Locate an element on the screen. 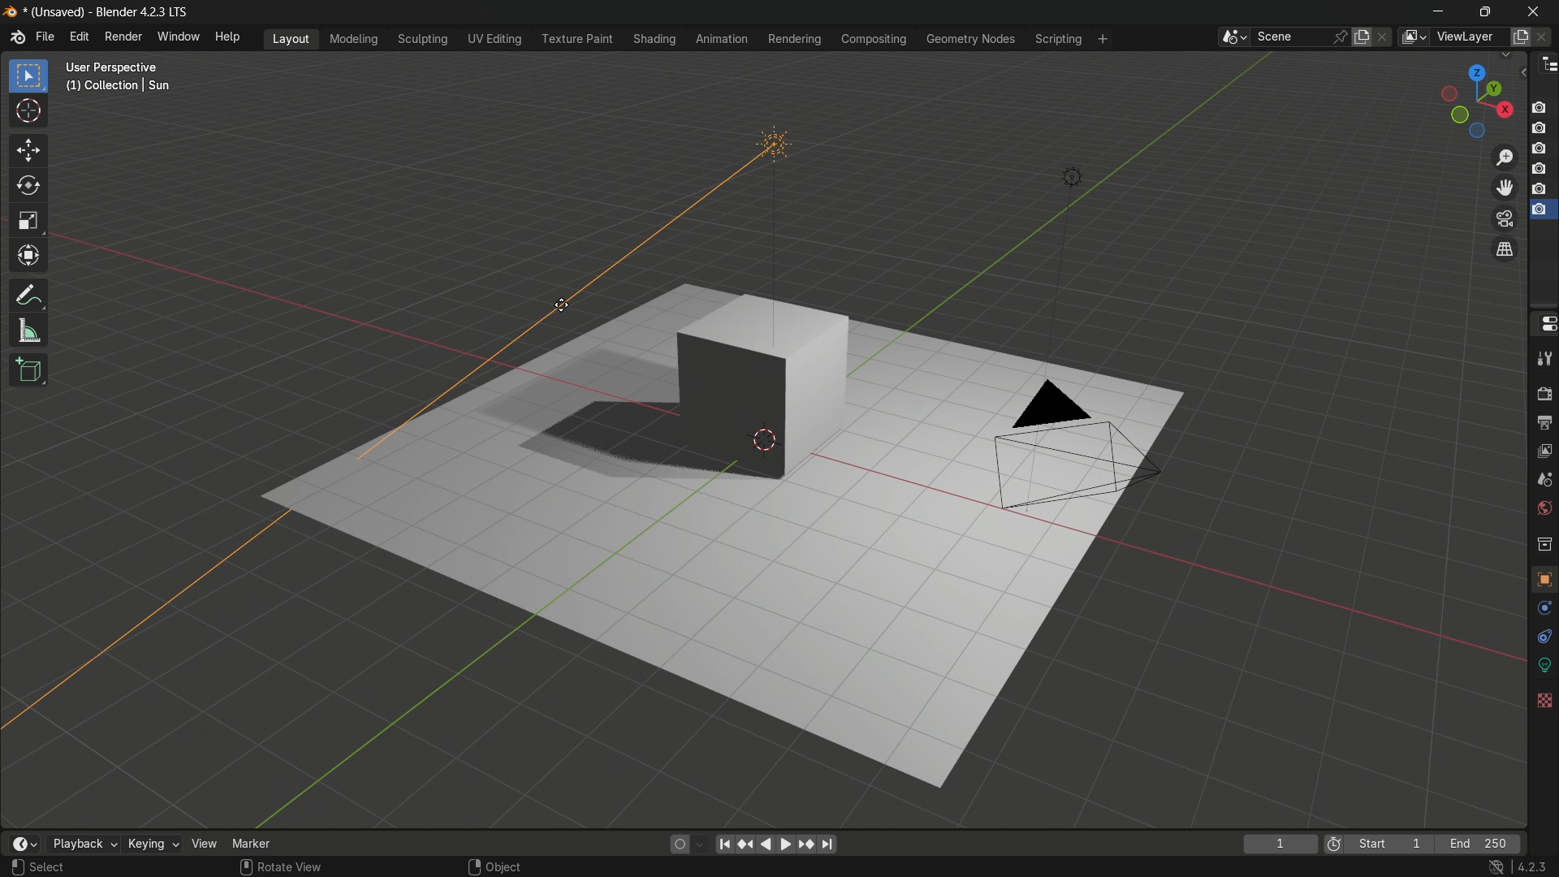  help menu is located at coordinates (227, 37).